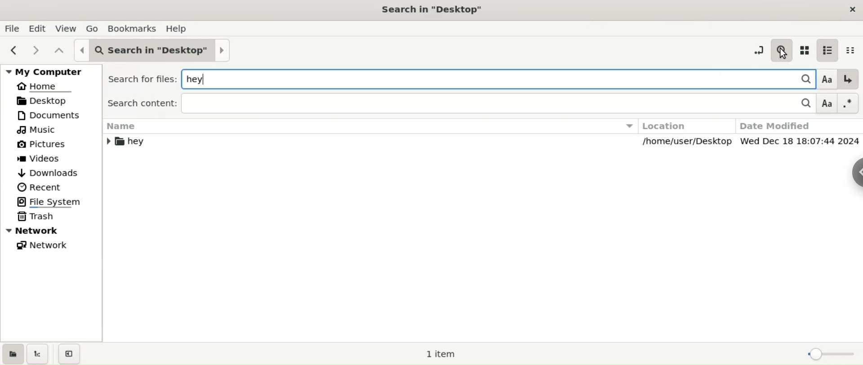  Describe the element at coordinates (799, 132) in the screenshot. I see `Date Modified
Wed Dec 18 18:07:44 2024` at that location.